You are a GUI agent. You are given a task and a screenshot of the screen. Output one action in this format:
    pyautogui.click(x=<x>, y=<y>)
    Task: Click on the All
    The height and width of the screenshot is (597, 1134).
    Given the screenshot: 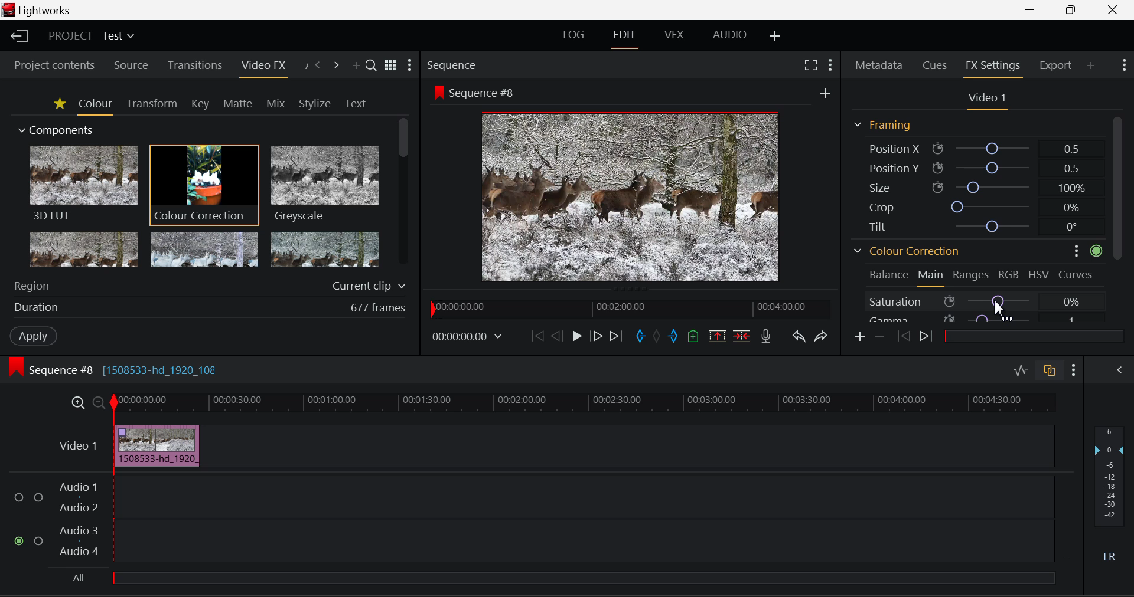 What is the action you would take?
    pyautogui.click(x=558, y=581)
    